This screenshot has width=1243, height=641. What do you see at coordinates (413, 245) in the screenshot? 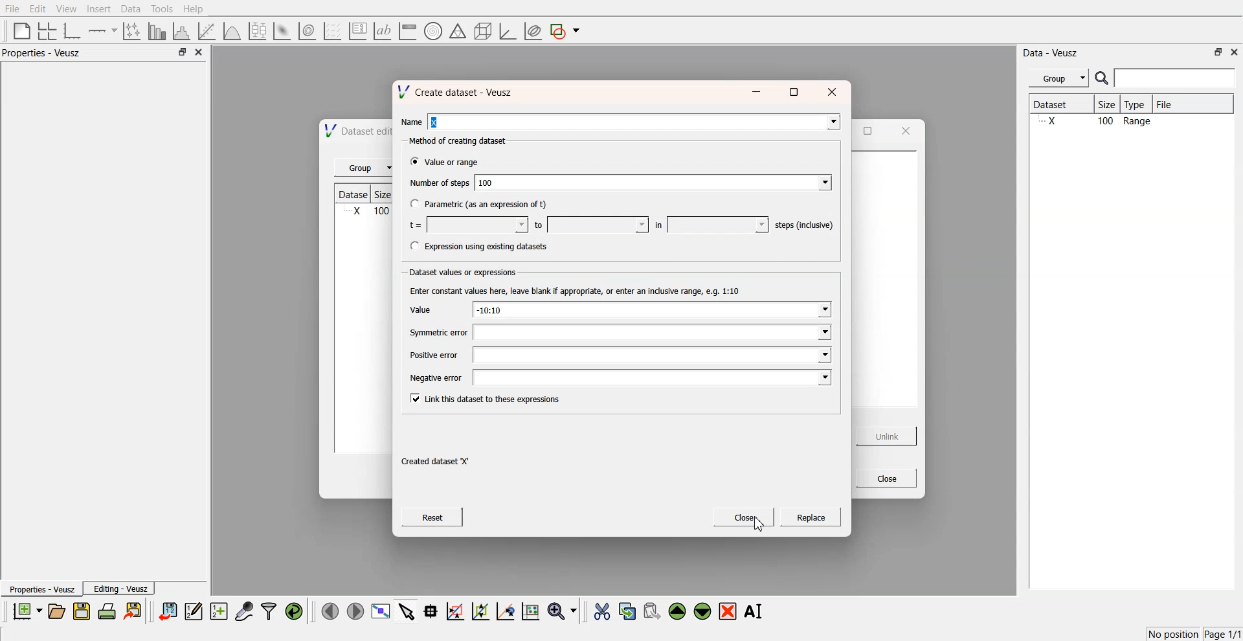
I see `checkbox` at bounding box center [413, 245].